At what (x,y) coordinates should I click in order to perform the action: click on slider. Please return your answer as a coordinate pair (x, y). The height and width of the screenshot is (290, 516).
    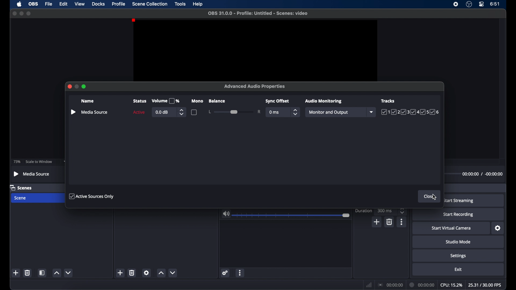
    Looking at the image, I should click on (292, 215).